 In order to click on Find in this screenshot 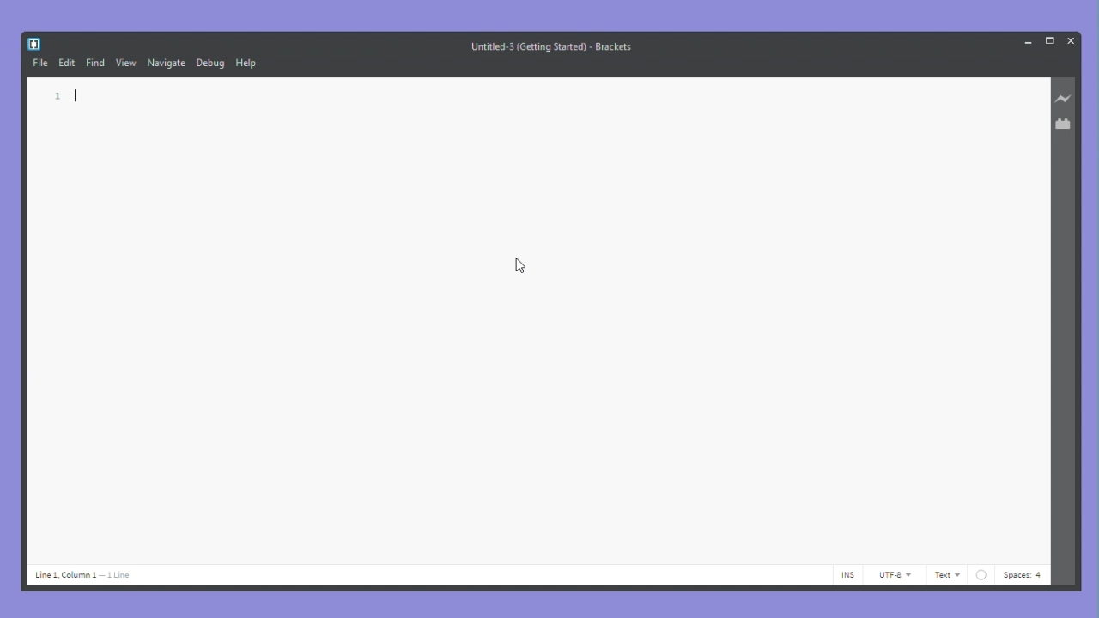, I will do `click(96, 64)`.